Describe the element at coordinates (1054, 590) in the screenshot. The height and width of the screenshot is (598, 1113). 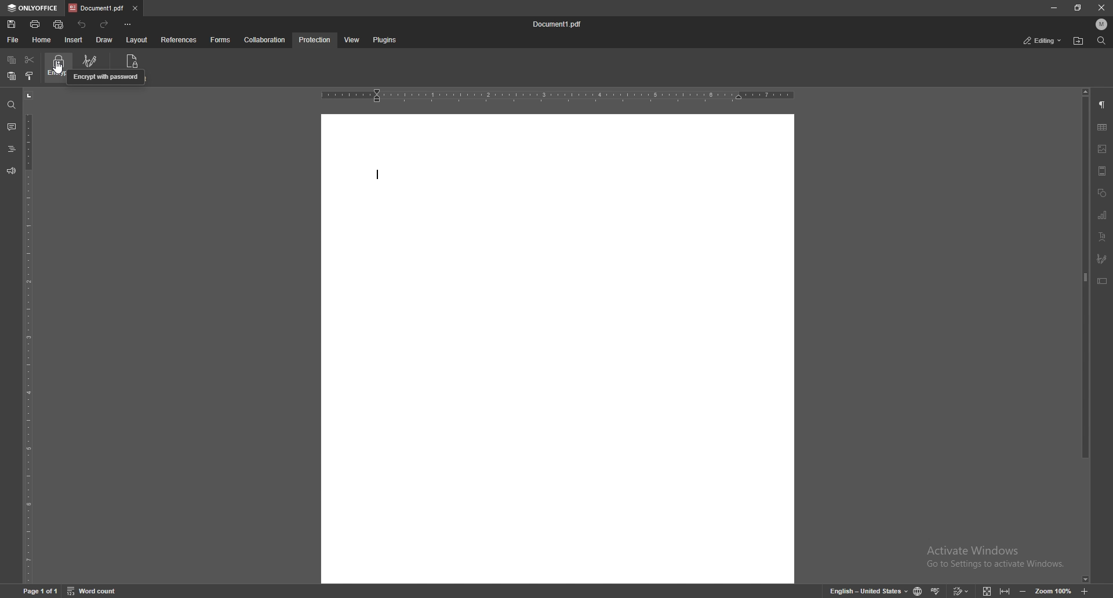
I see `zoom` at that location.